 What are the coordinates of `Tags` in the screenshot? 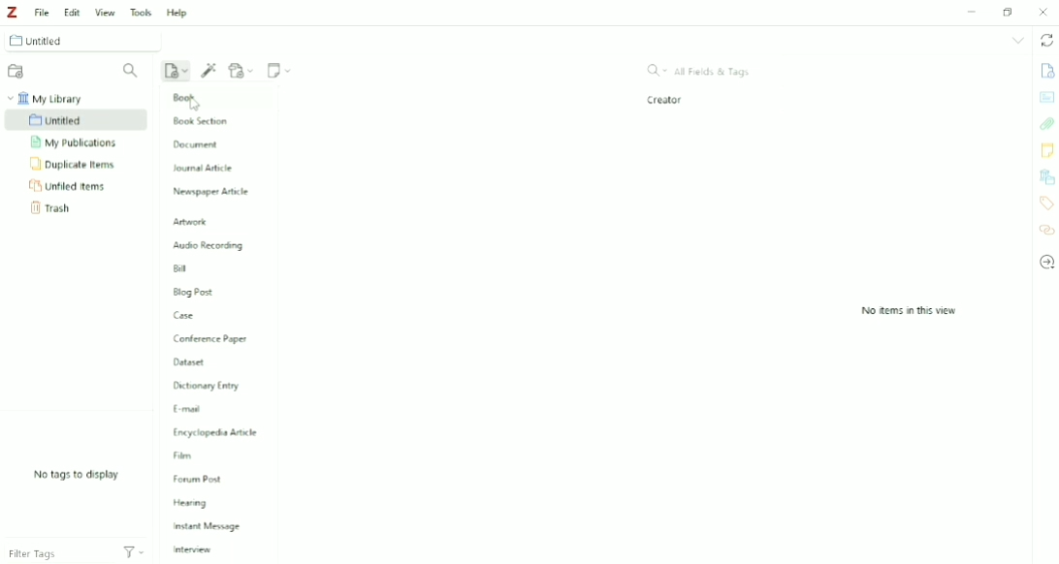 It's located at (1047, 204).